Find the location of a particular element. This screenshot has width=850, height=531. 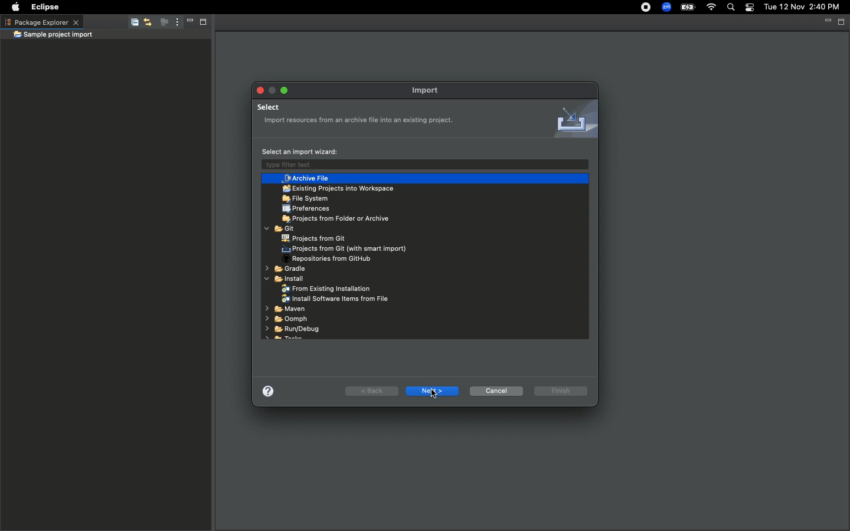

Type filter text is located at coordinates (356, 165).